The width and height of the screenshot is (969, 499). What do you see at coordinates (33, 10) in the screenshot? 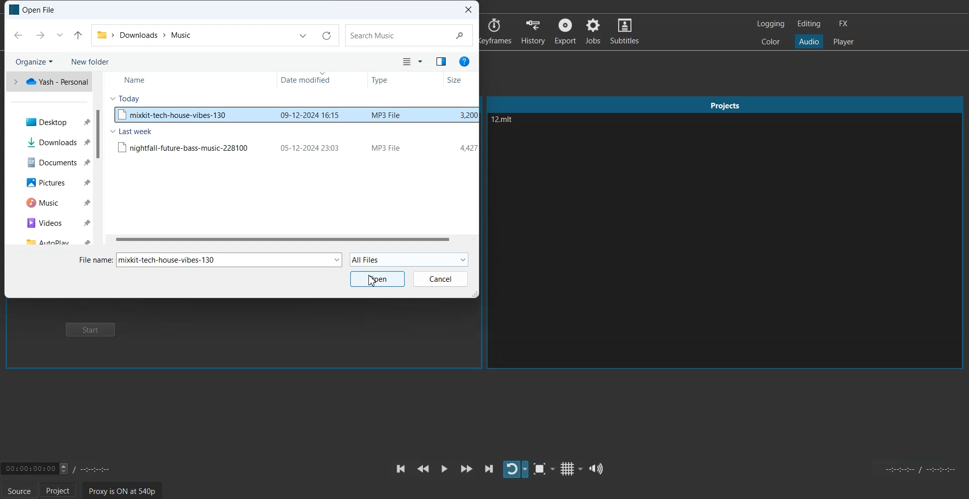
I see `Text` at bounding box center [33, 10].